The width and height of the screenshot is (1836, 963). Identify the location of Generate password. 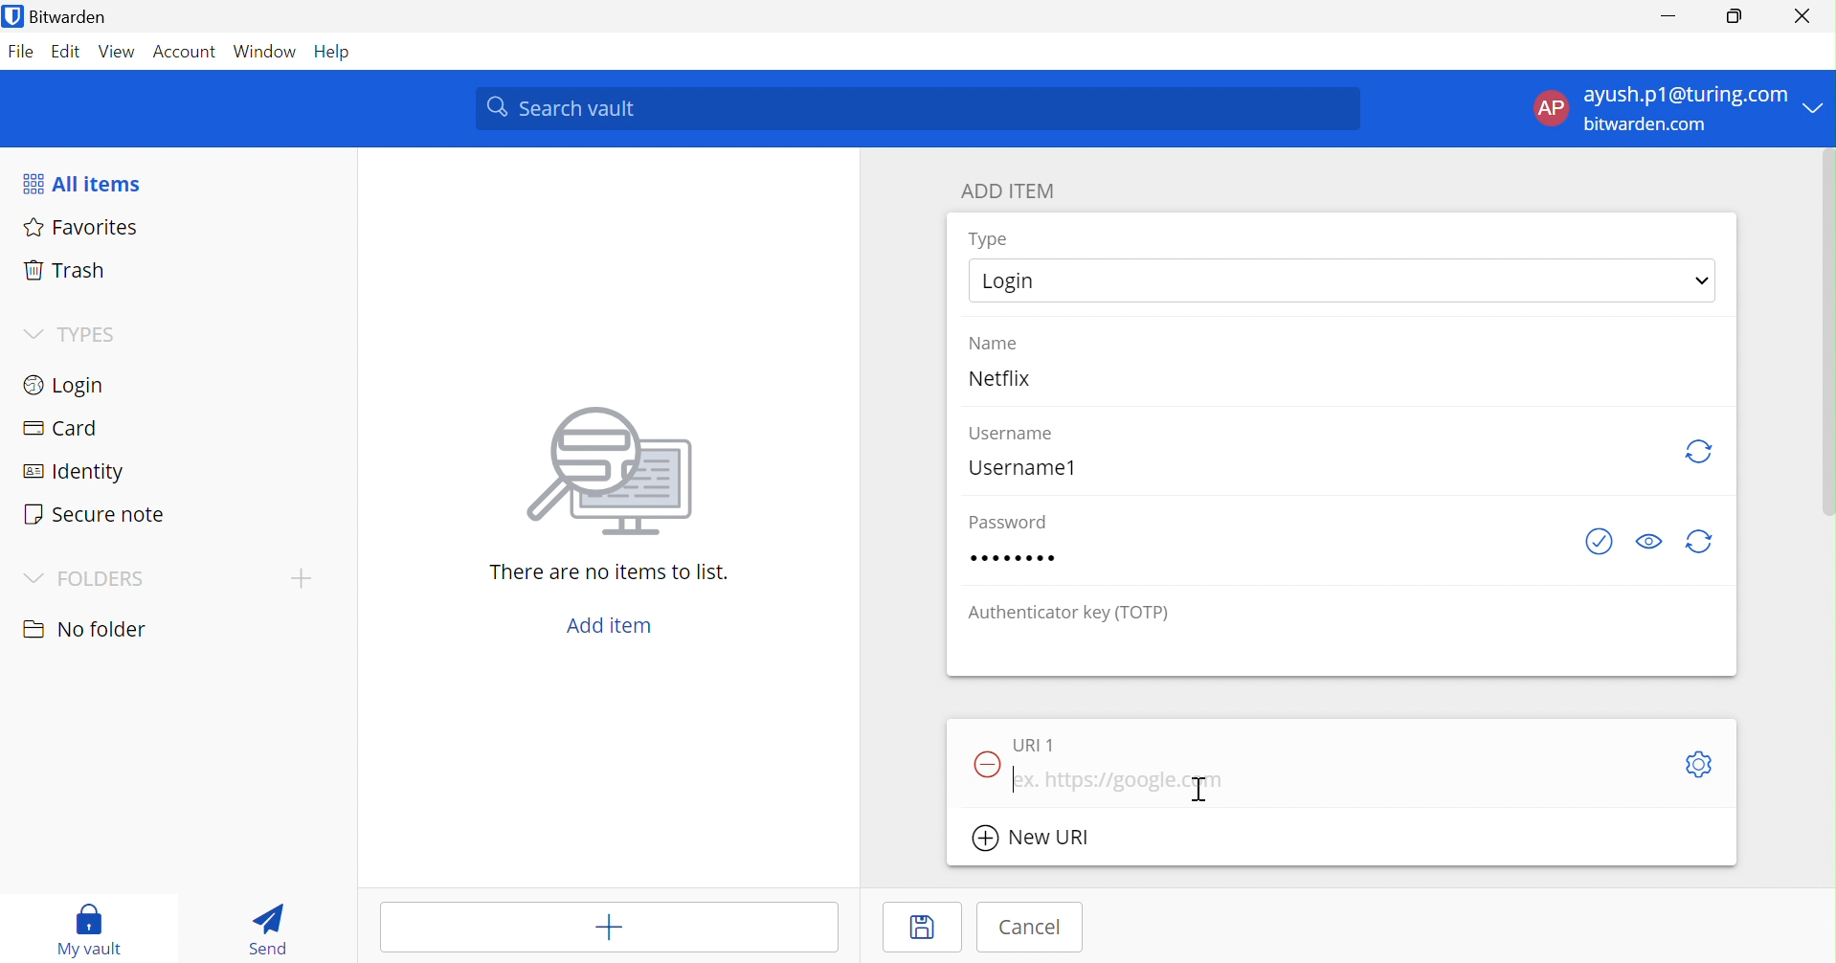
(1697, 542).